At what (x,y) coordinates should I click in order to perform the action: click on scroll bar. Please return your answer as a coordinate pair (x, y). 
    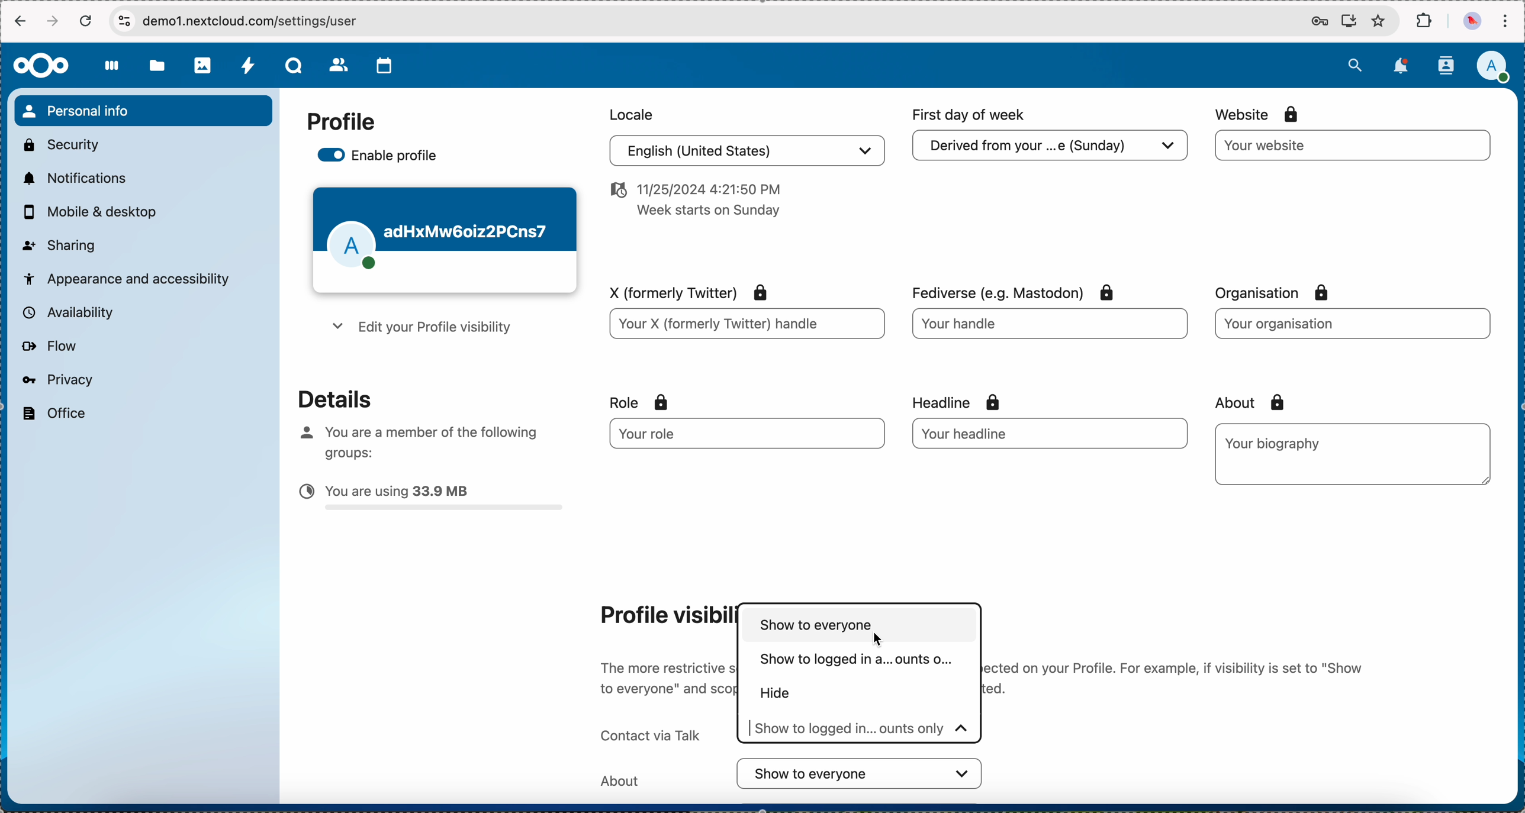
    Looking at the image, I should click on (1513, 402).